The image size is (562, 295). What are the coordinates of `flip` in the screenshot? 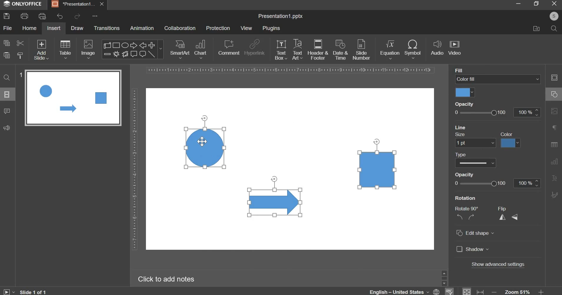 It's located at (506, 208).